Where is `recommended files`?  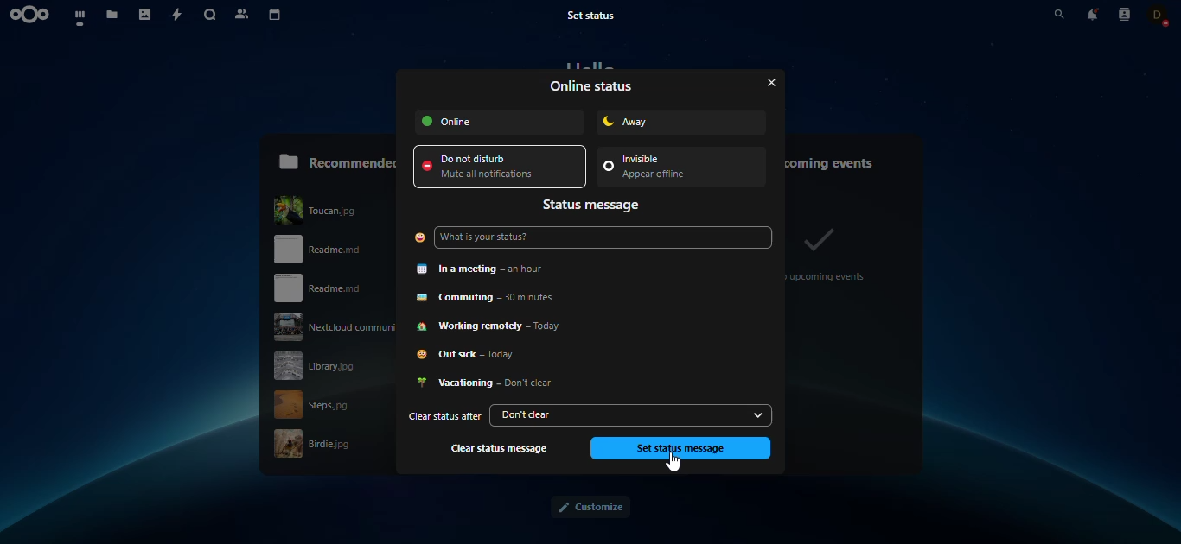
recommended files is located at coordinates (336, 160).